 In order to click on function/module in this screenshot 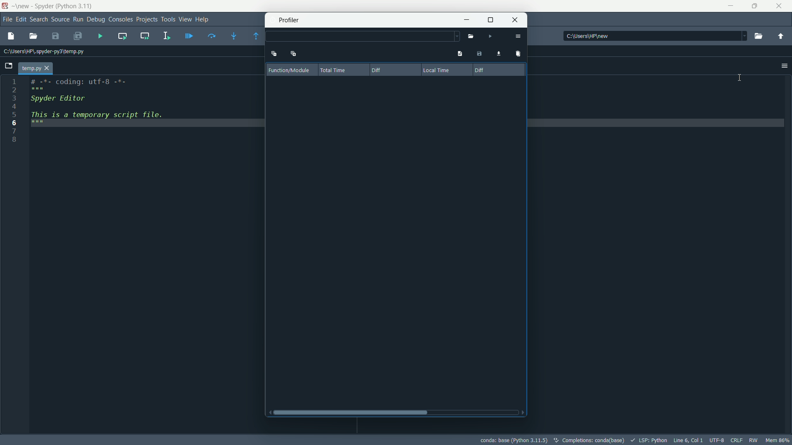, I will do `click(288, 70)`.